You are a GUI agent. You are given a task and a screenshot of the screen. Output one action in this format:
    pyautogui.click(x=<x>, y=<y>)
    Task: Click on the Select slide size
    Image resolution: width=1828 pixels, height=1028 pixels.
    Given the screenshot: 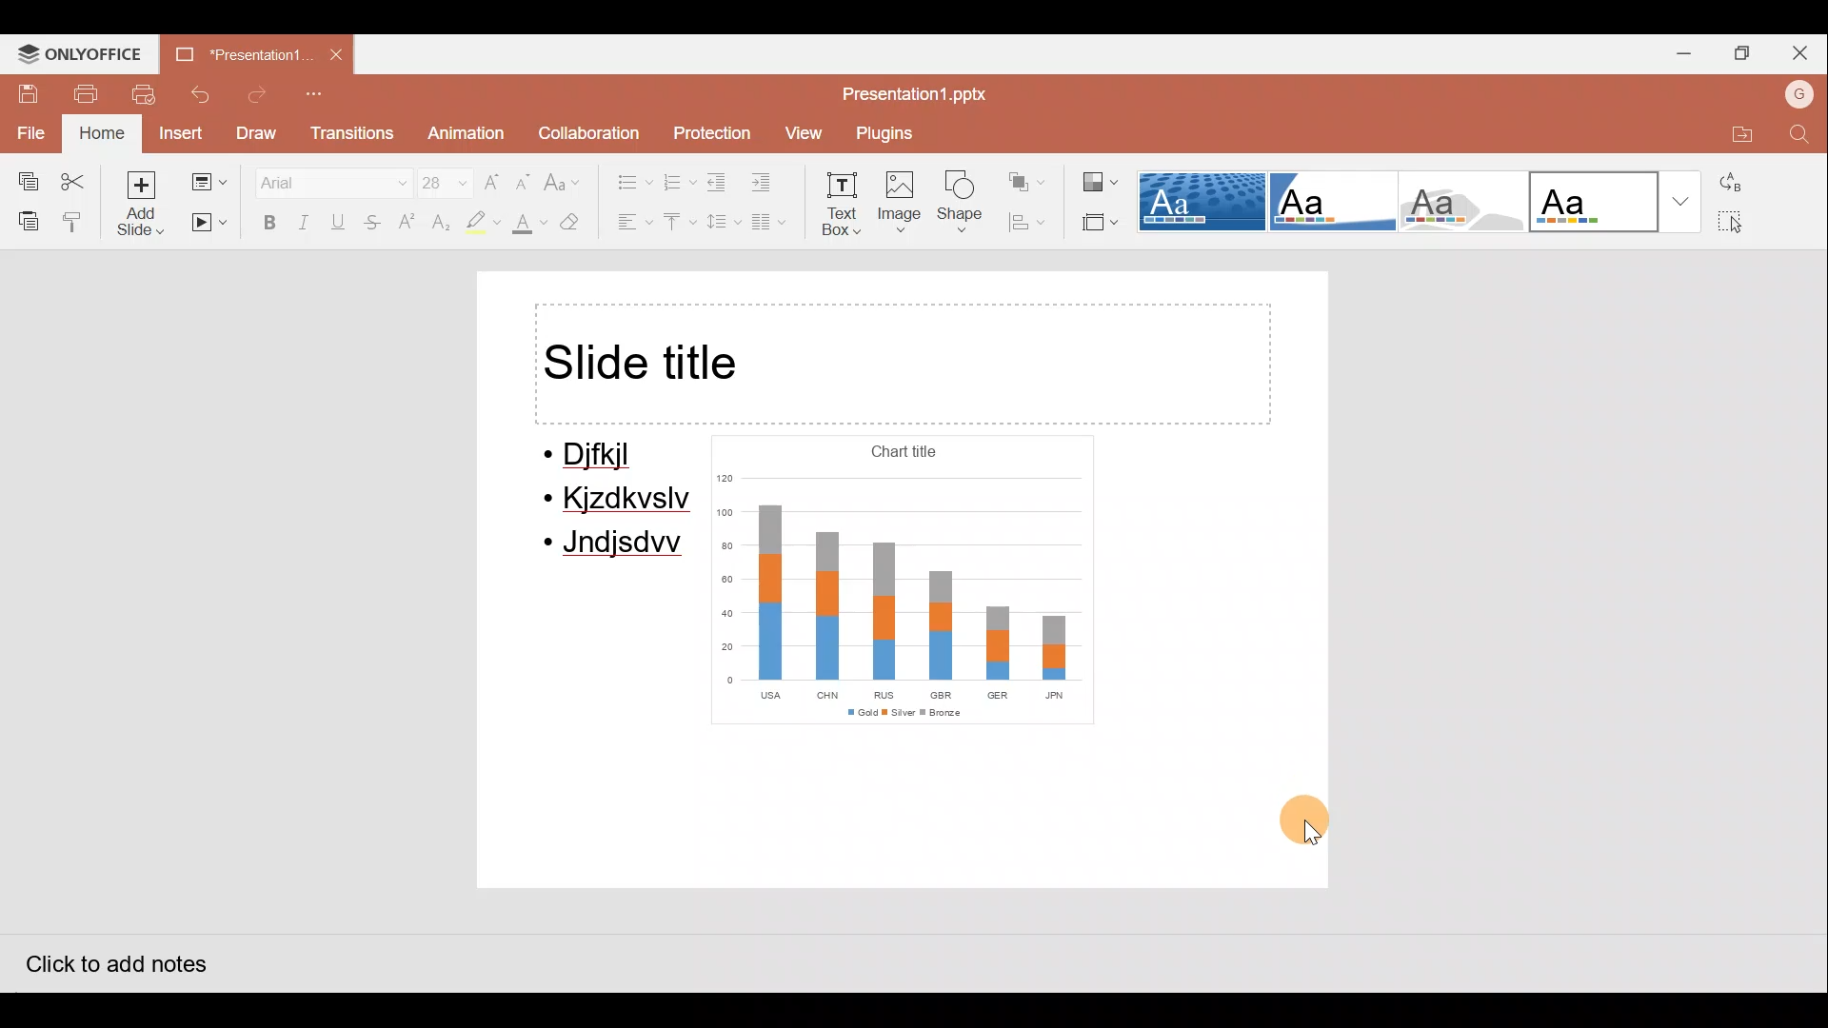 What is the action you would take?
    pyautogui.click(x=1099, y=224)
    